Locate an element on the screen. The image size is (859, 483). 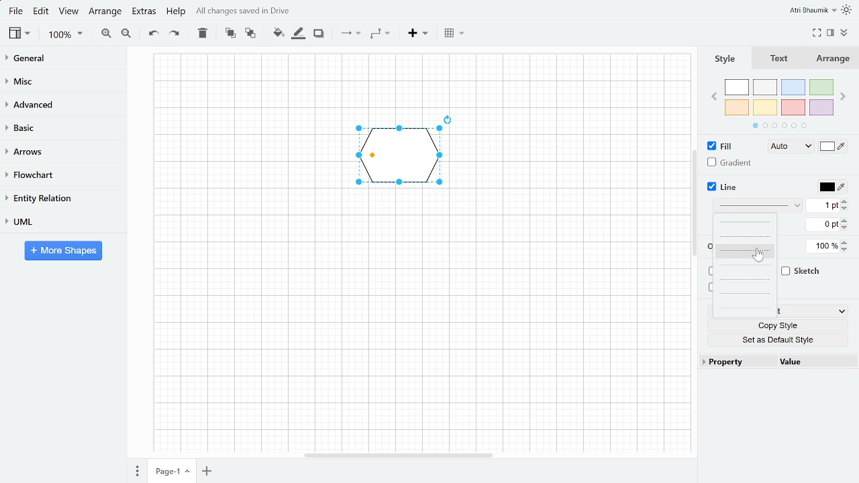
Property is located at coordinates (739, 361).